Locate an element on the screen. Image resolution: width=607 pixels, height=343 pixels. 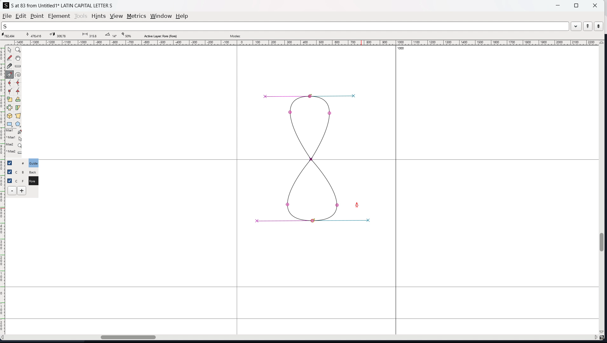
scale the selection is located at coordinates (10, 100).